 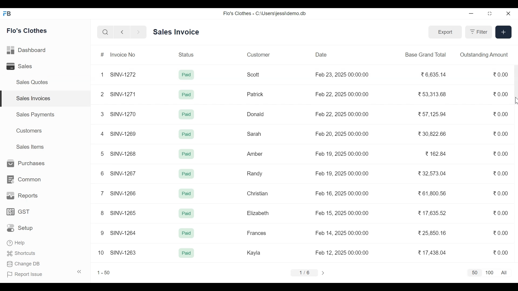 I want to click on Amber, so click(x=255, y=154).